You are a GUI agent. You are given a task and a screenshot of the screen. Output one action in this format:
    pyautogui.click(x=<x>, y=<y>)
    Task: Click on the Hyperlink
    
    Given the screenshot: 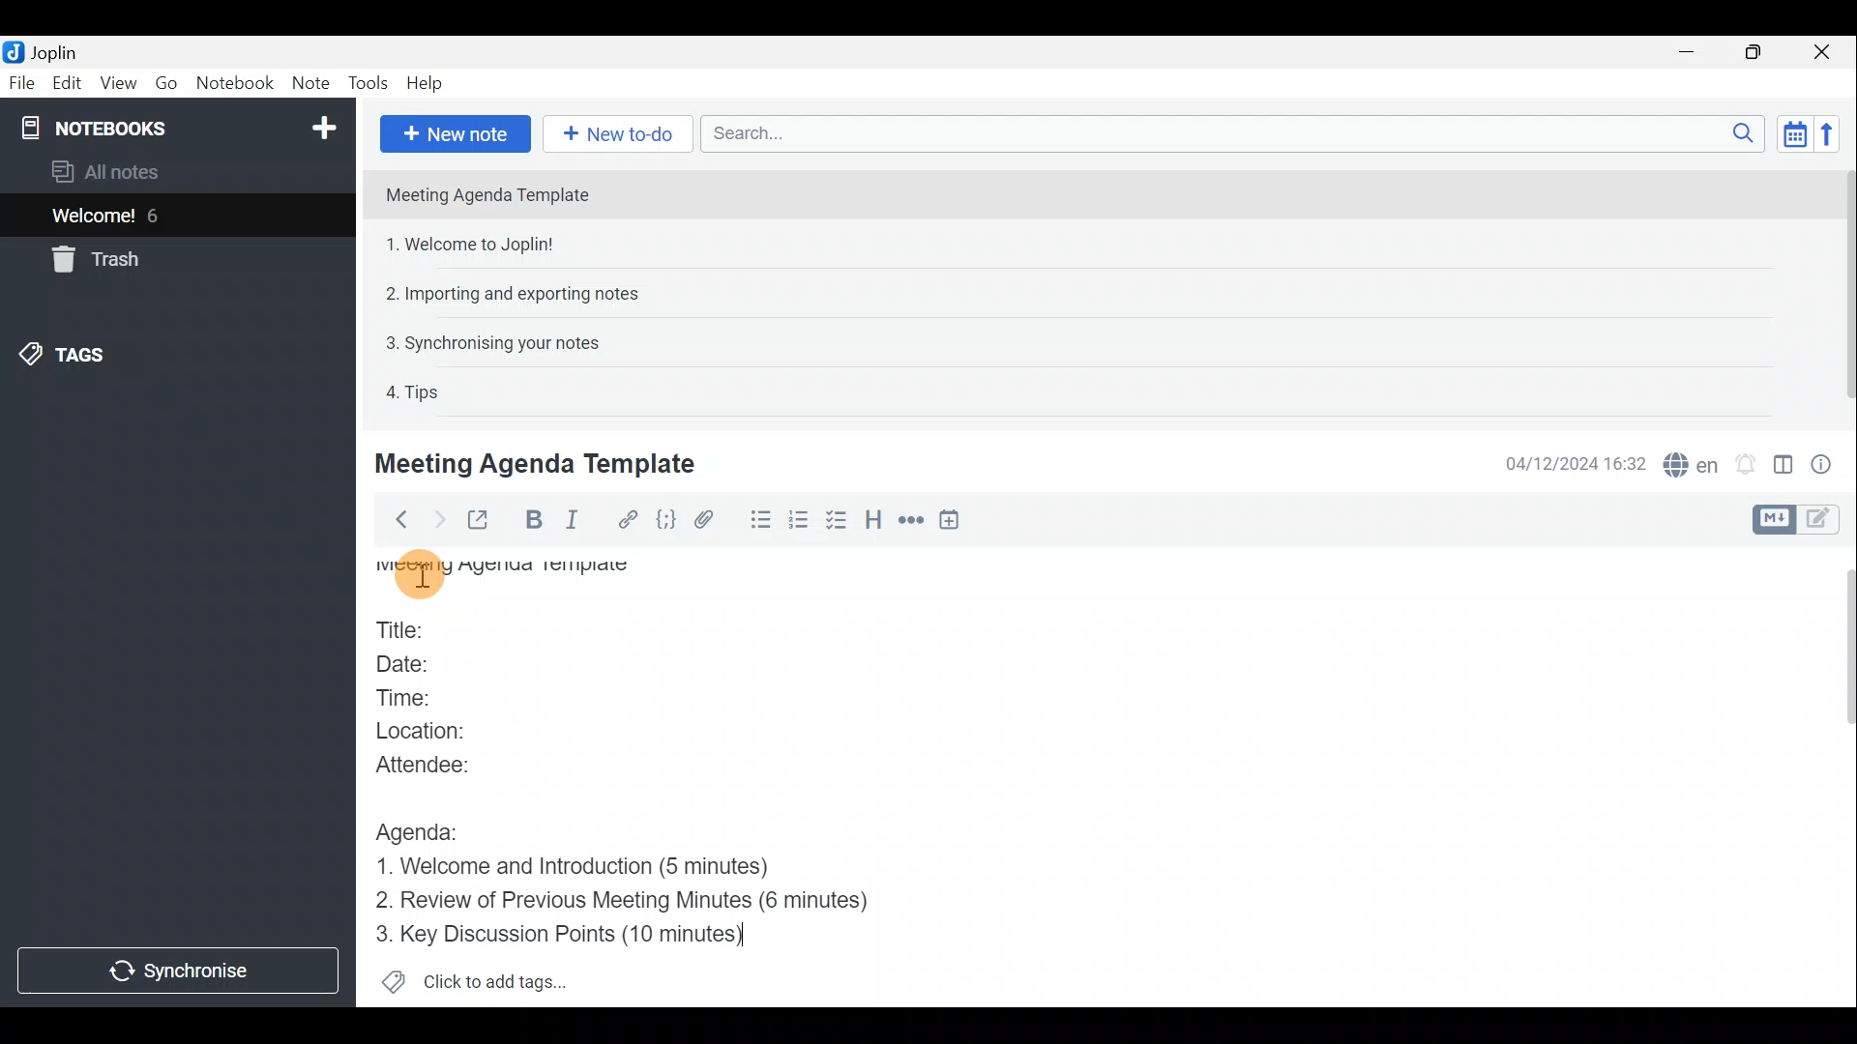 What is the action you would take?
    pyautogui.click(x=630, y=519)
    